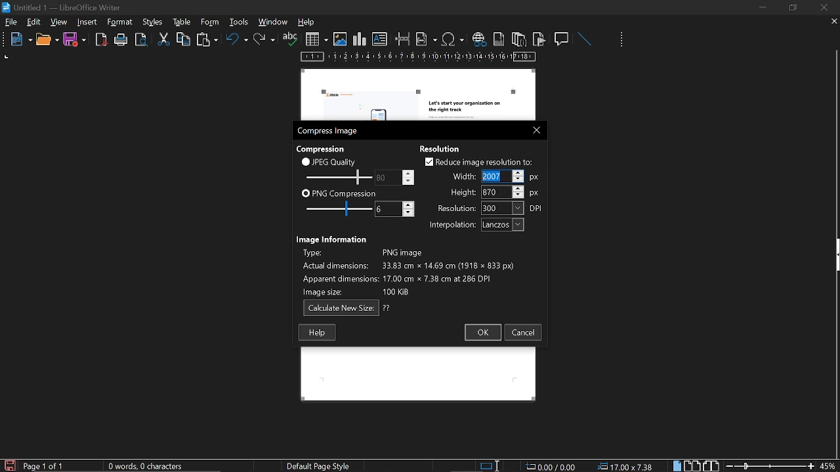  I want to click on change jpeg quality , so click(395, 177).